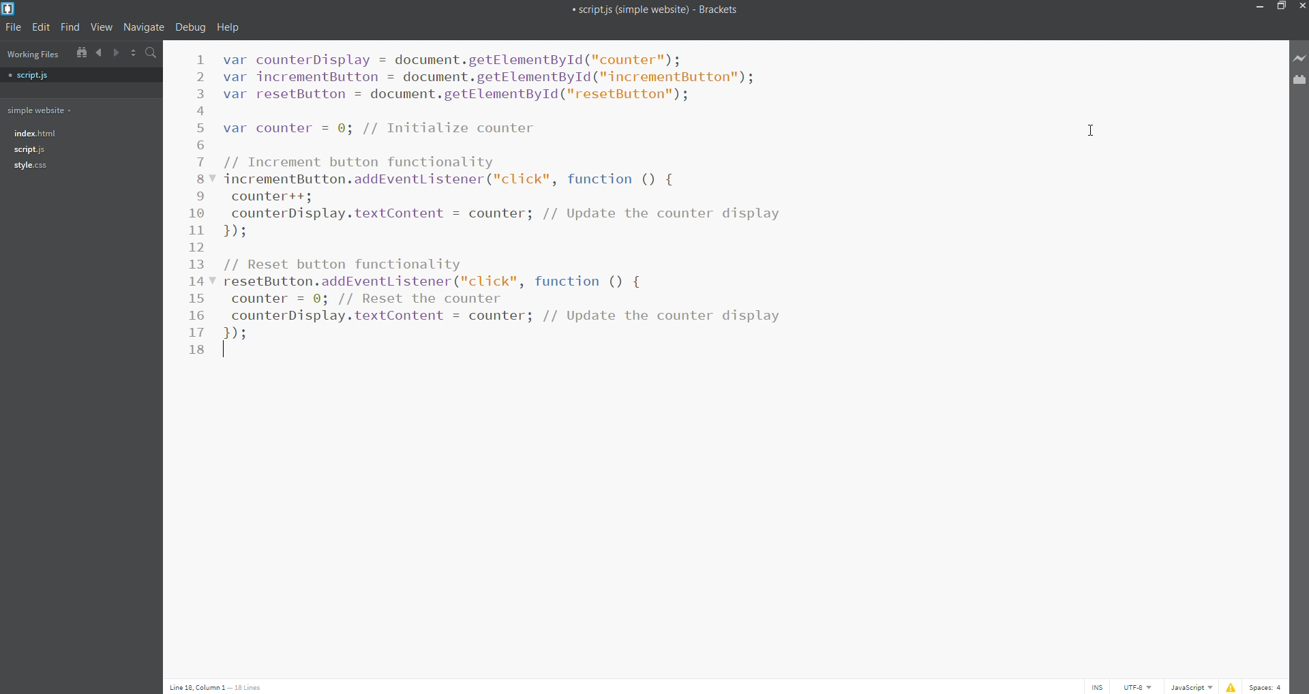  What do you see at coordinates (40, 134) in the screenshot?
I see `index.html` at bounding box center [40, 134].